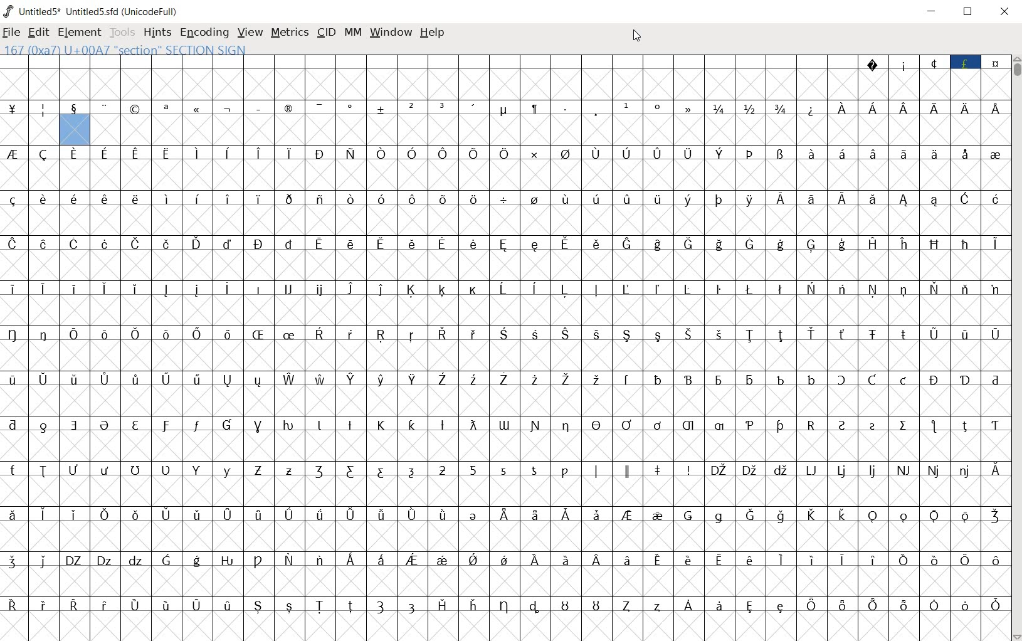  Describe the element at coordinates (507, 221) in the screenshot. I see `empty cells` at that location.